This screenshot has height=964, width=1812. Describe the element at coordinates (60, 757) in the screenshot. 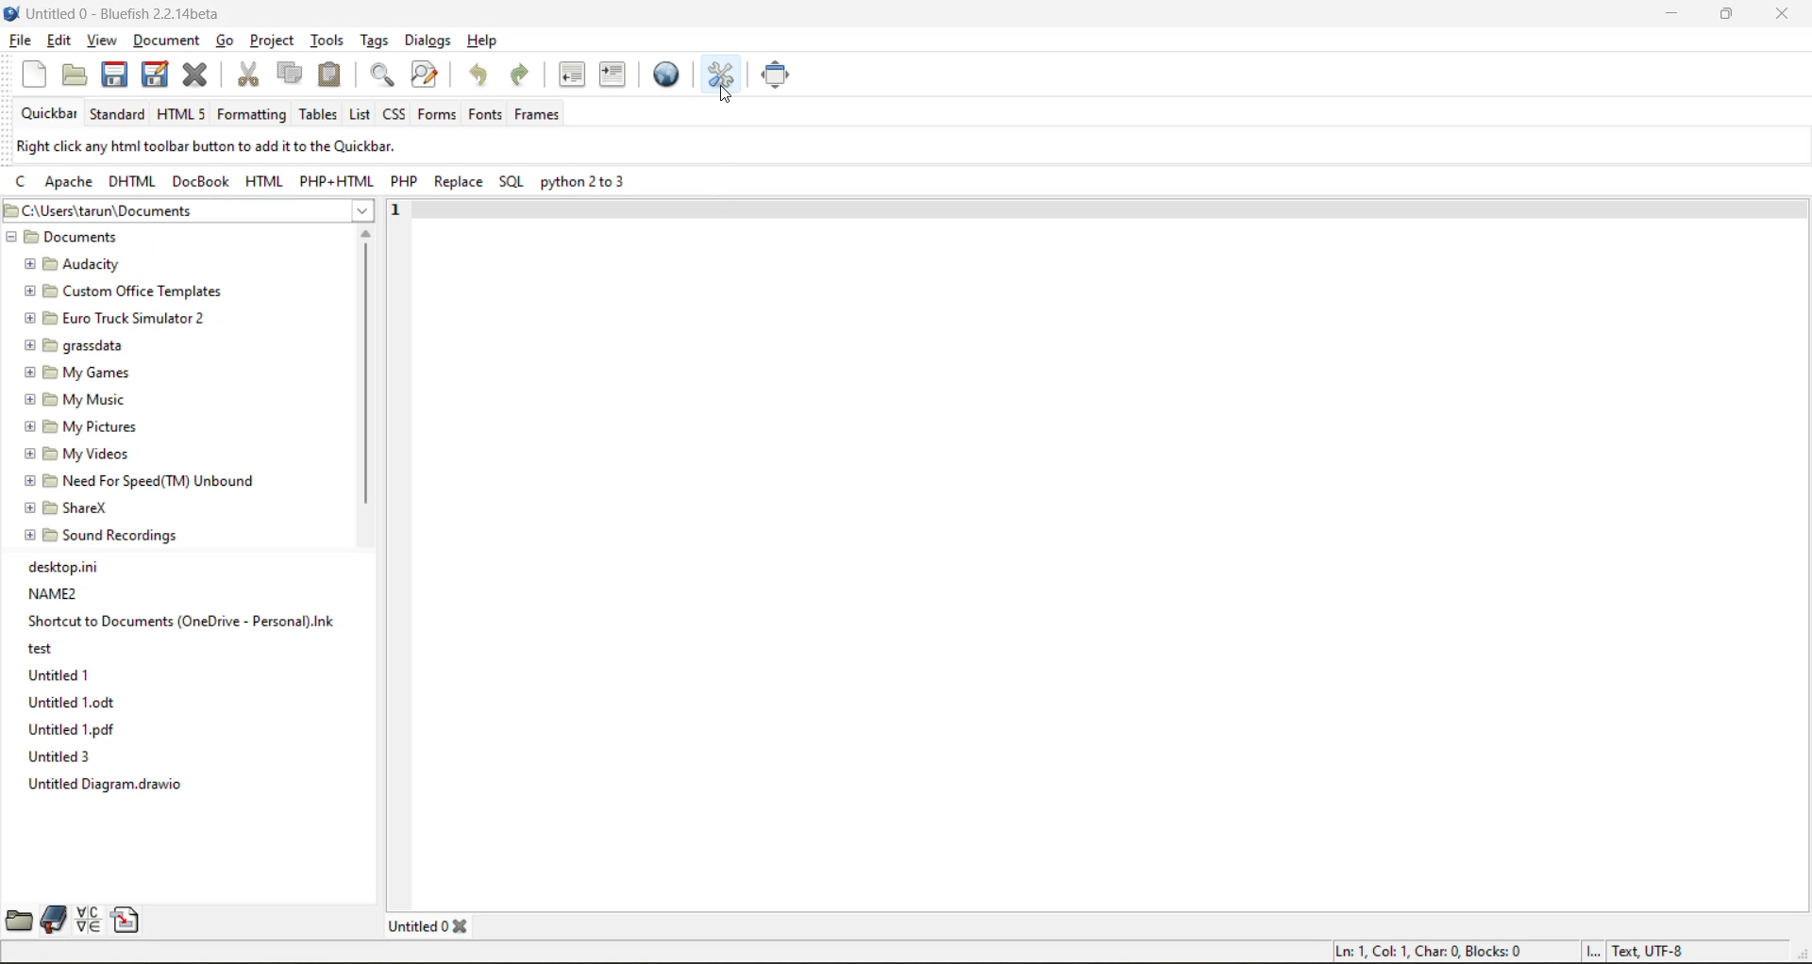

I see `Untitled 3` at that location.